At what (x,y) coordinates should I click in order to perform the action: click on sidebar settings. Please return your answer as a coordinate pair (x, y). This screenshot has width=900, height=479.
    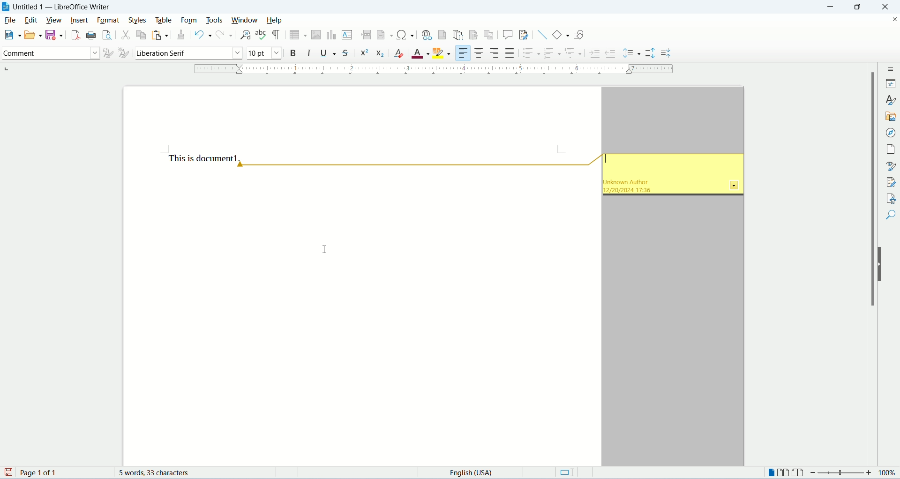
    Looking at the image, I should click on (891, 69).